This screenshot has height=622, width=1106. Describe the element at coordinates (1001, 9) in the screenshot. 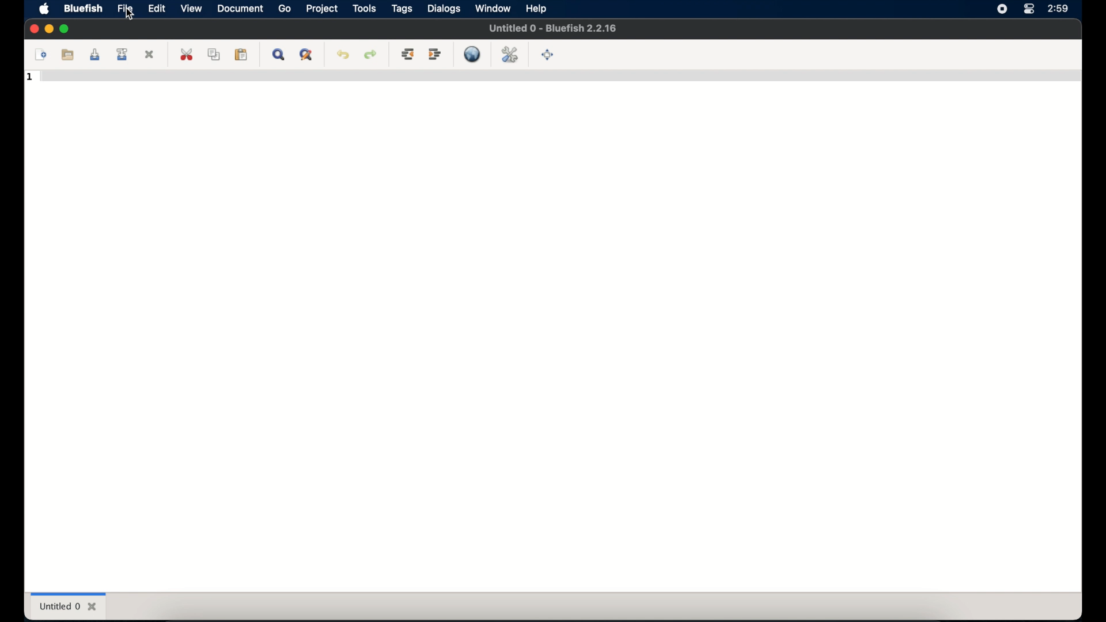

I see `screen recorder icon` at that location.